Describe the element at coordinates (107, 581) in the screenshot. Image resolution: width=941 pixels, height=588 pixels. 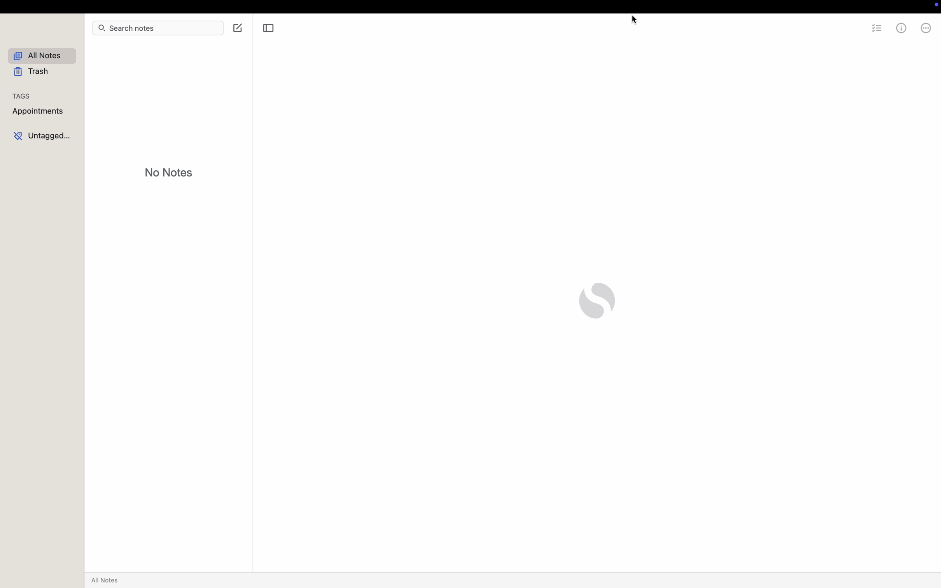
I see `all notes` at that location.